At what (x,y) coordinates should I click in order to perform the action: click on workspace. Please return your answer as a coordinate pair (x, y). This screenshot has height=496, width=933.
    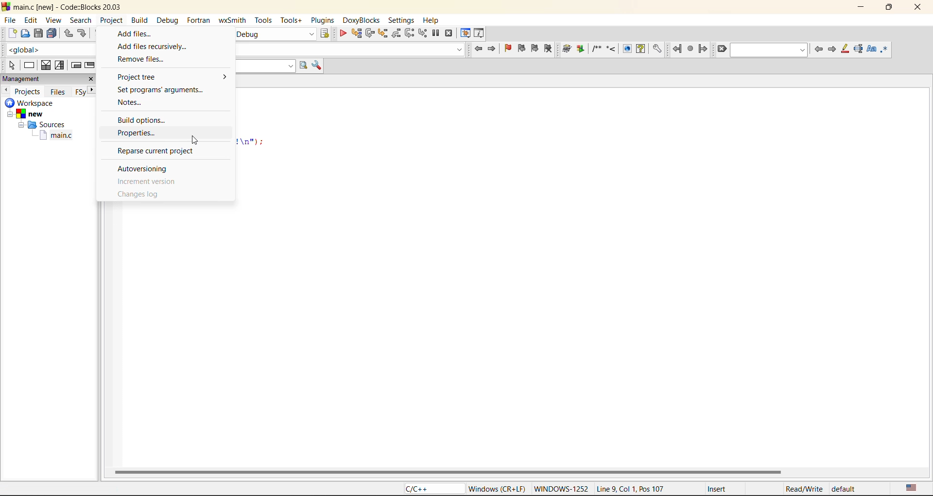
    Looking at the image, I should click on (41, 103).